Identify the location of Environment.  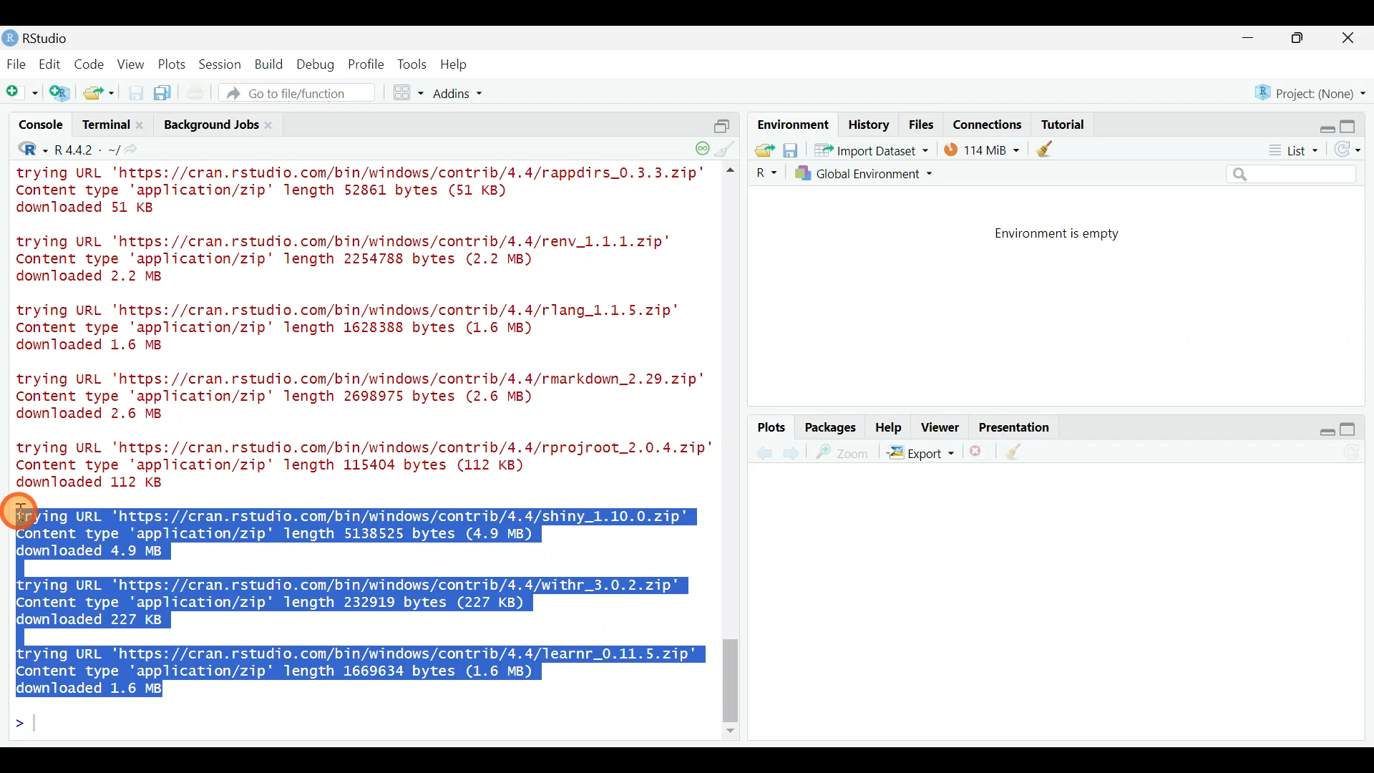
(791, 124).